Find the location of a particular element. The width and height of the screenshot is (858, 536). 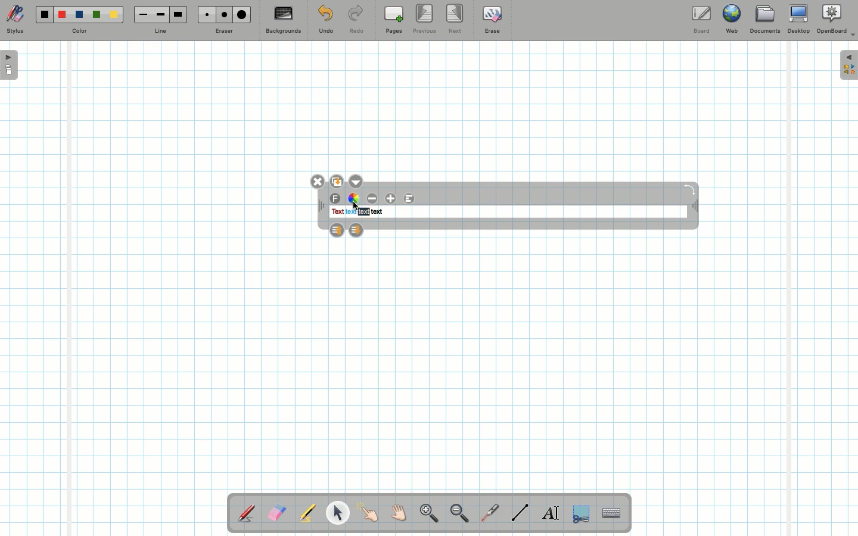

Pointer is located at coordinates (337, 513).